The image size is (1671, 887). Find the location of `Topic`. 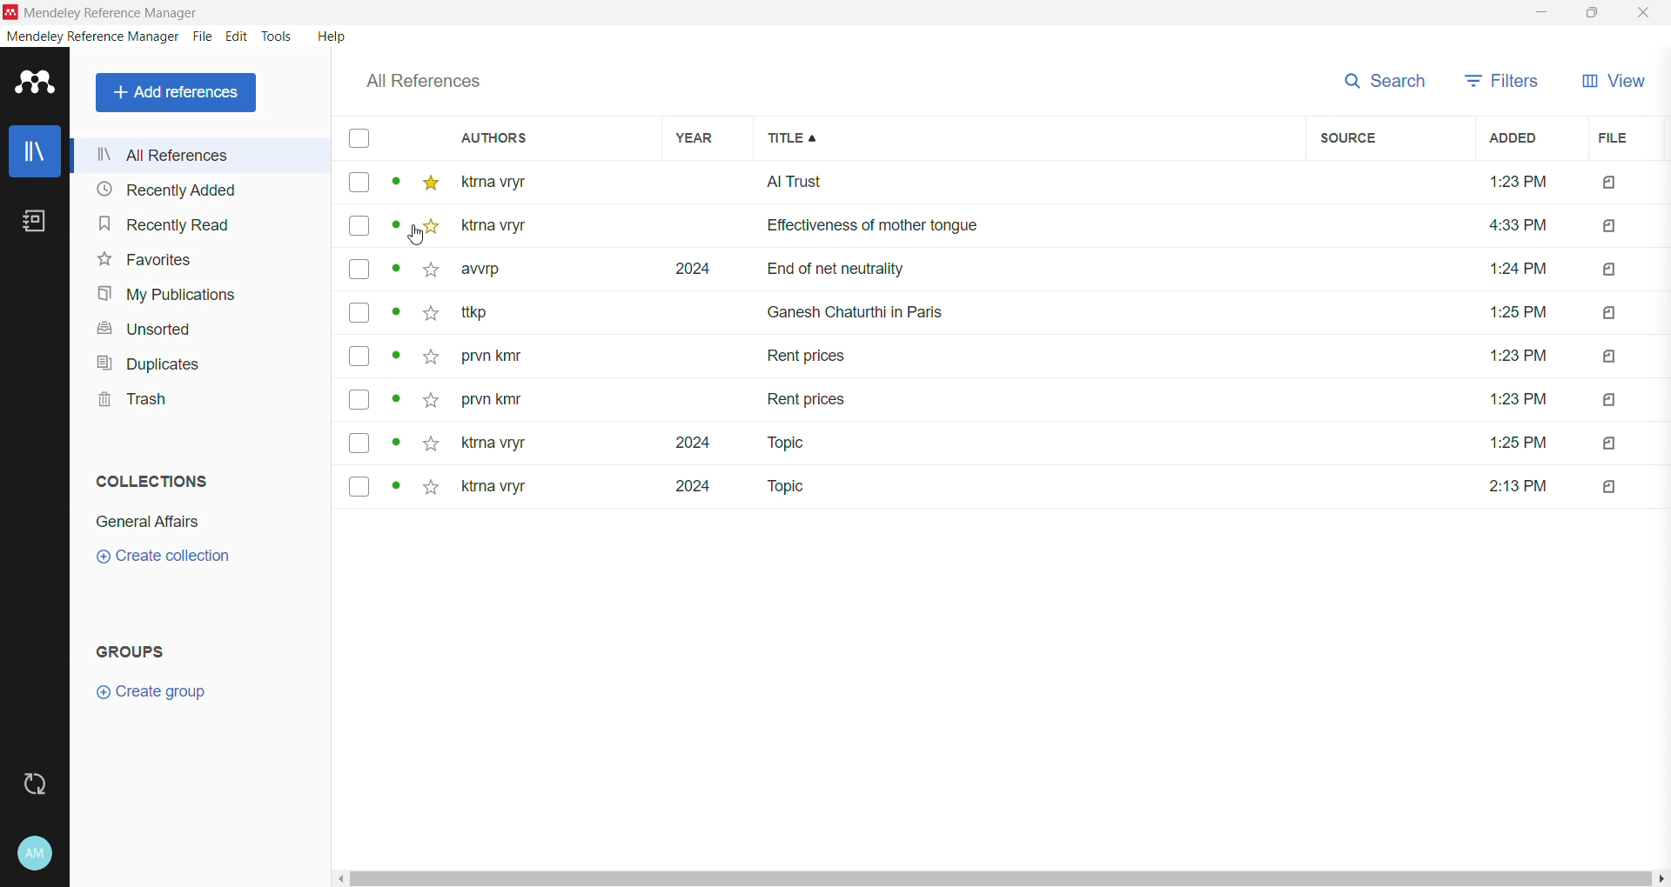

Topic is located at coordinates (783, 488).